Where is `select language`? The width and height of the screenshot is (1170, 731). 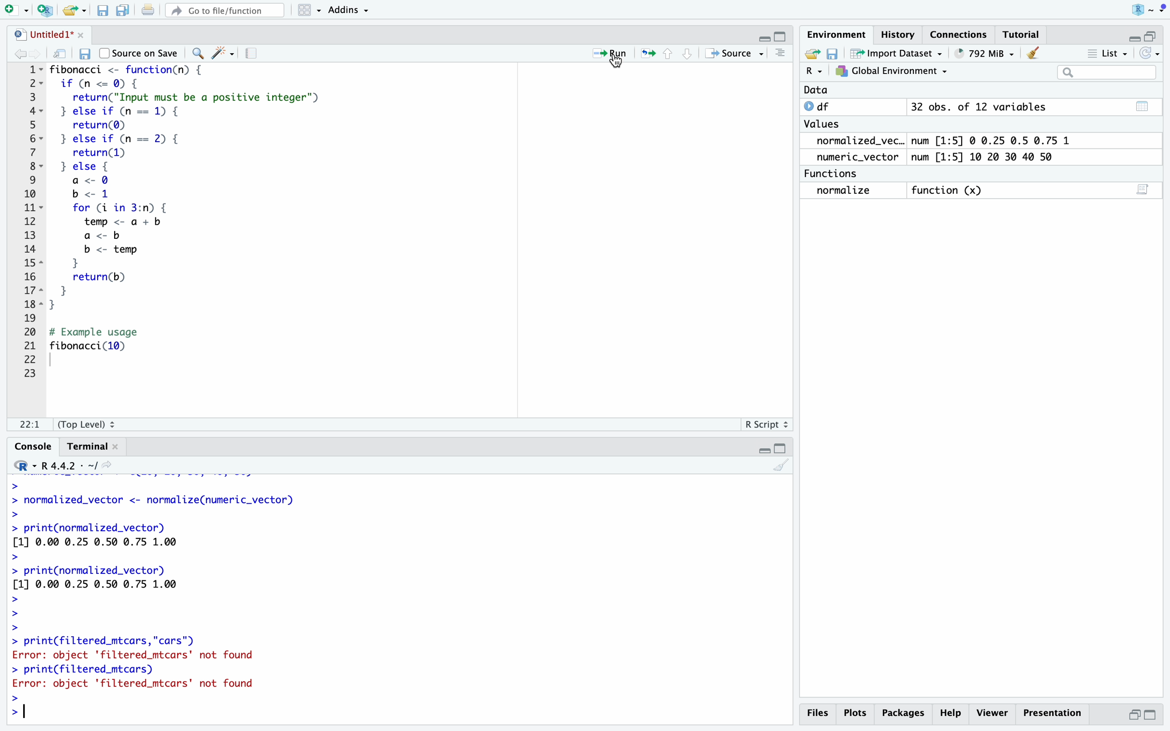
select language is located at coordinates (814, 72).